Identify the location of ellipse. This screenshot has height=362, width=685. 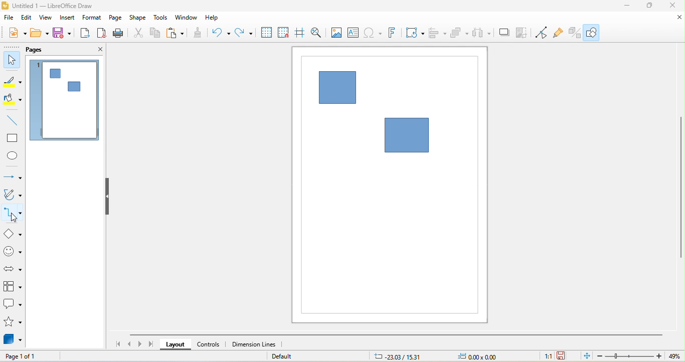
(12, 156).